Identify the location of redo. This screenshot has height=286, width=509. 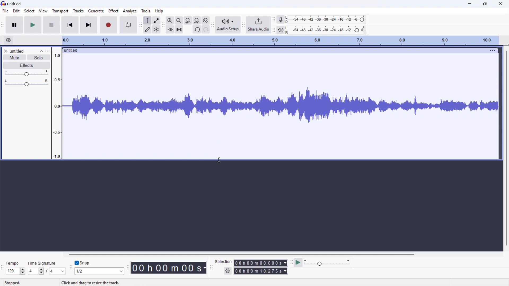
(206, 29).